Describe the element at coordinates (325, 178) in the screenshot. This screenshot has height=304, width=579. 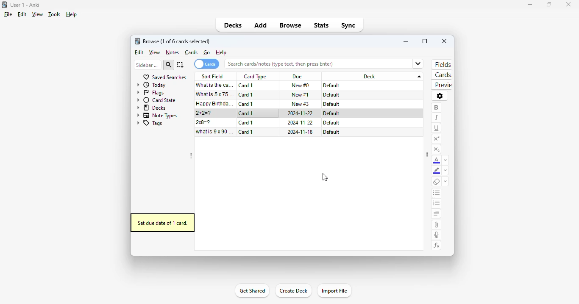
I see `cursor` at that location.